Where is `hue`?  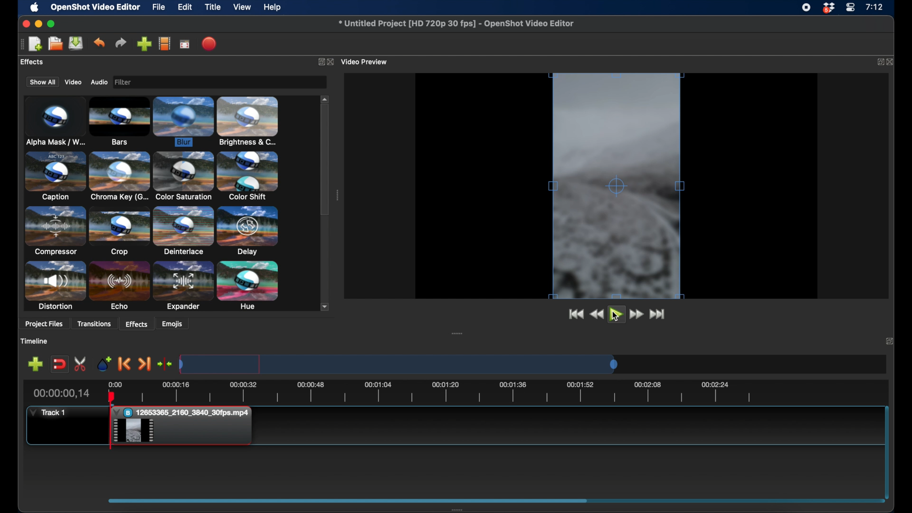
hue is located at coordinates (248, 286).